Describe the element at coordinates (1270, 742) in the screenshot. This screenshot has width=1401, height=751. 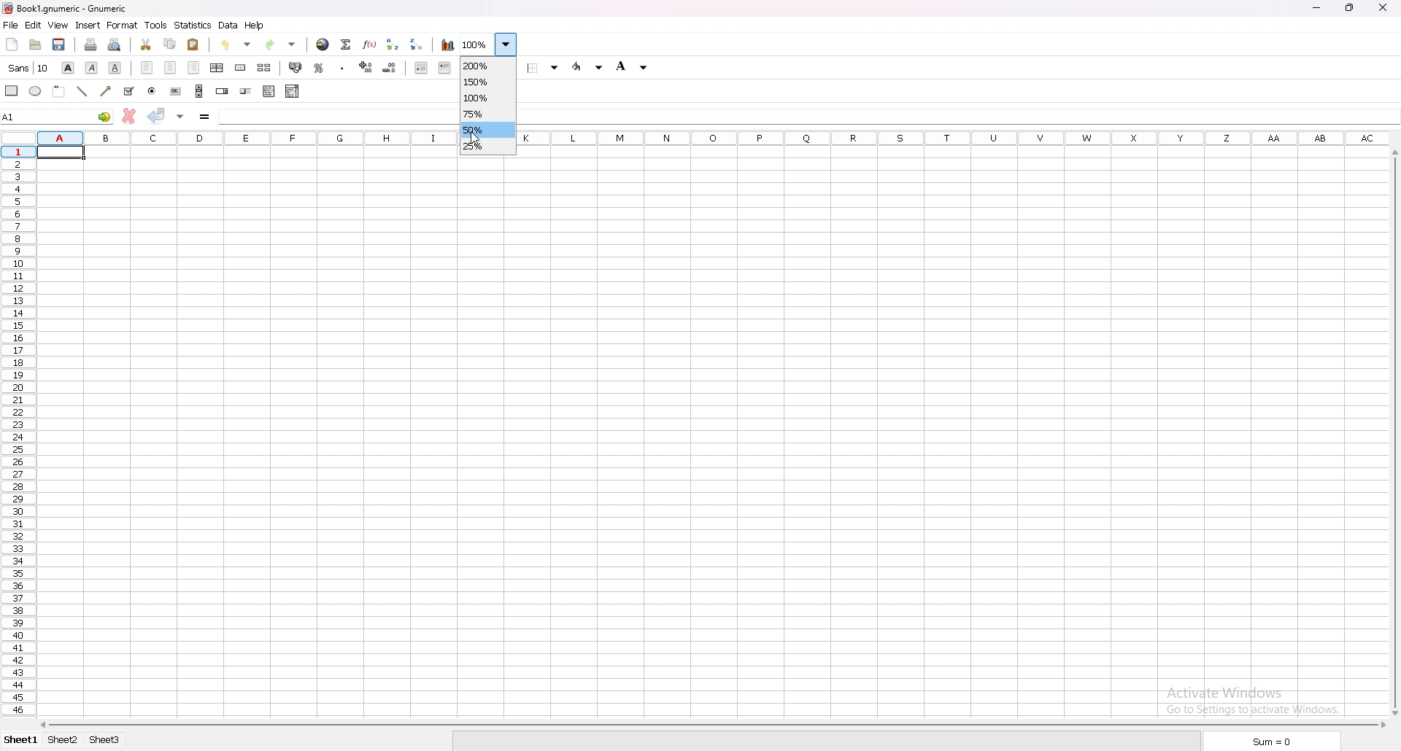
I see `sum` at that location.